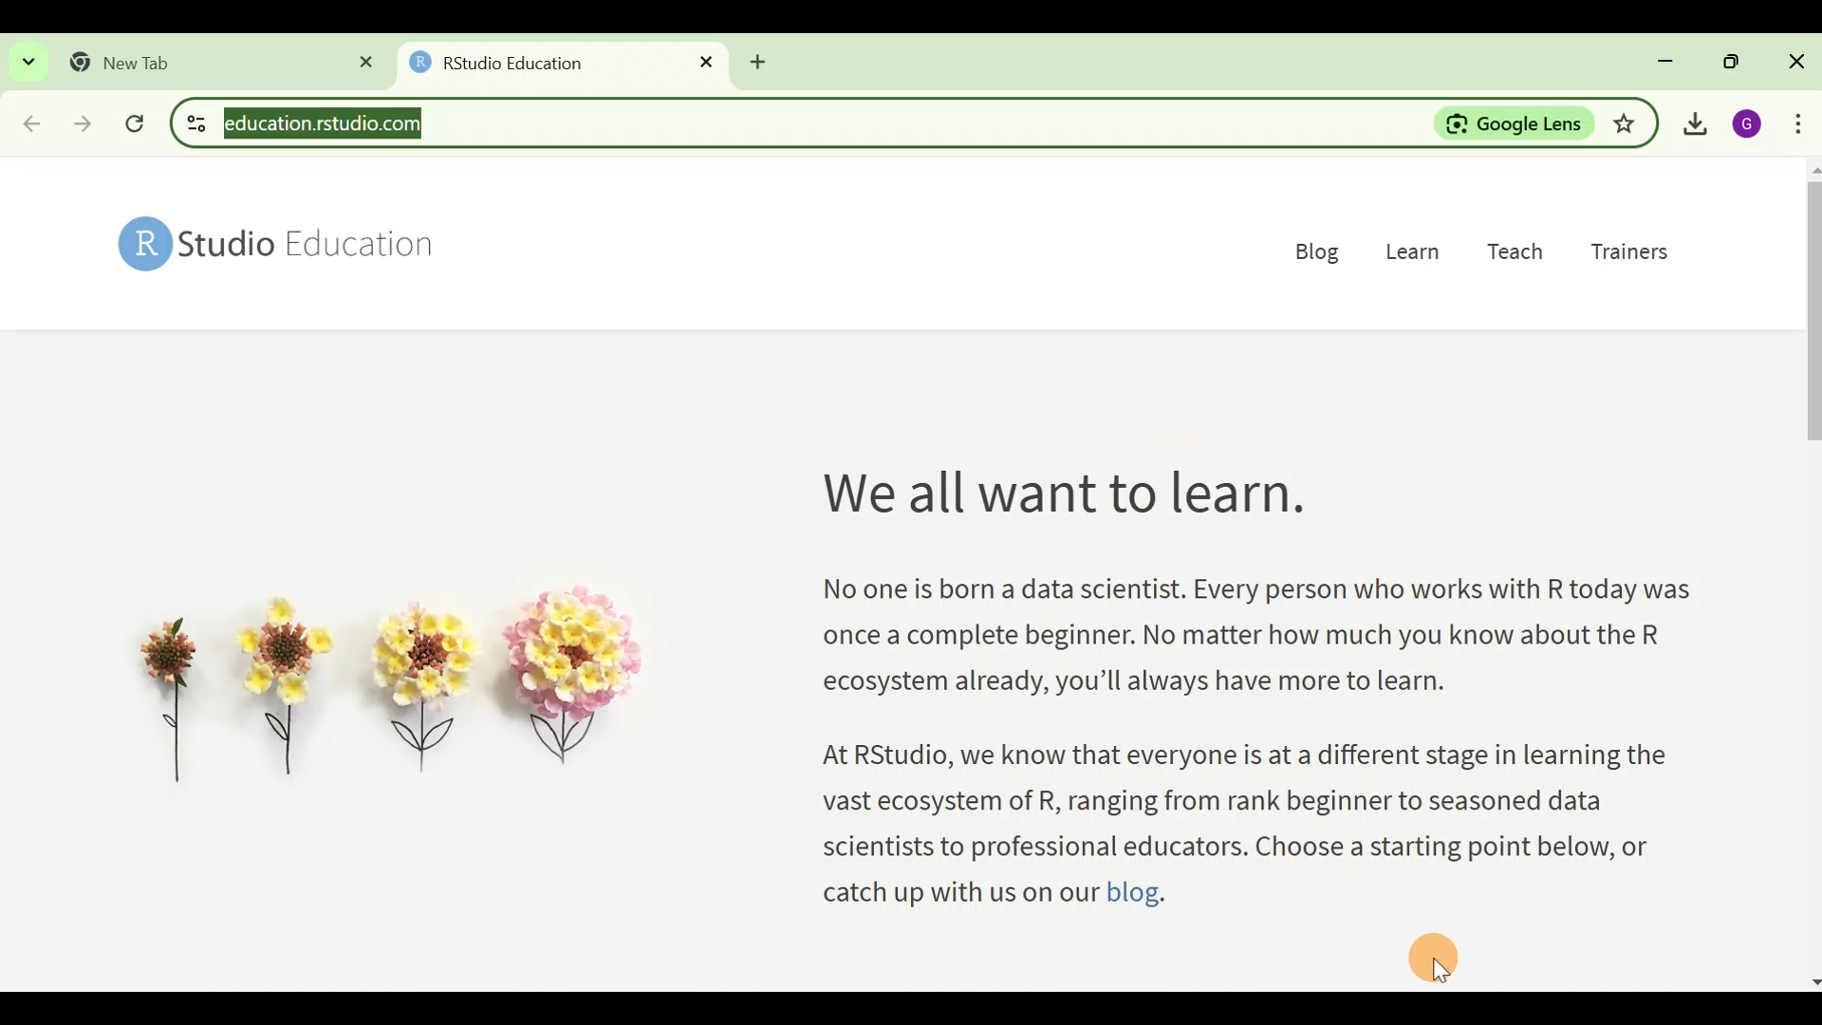  I want to click on click to go back, hold to see history, so click(28, 121).